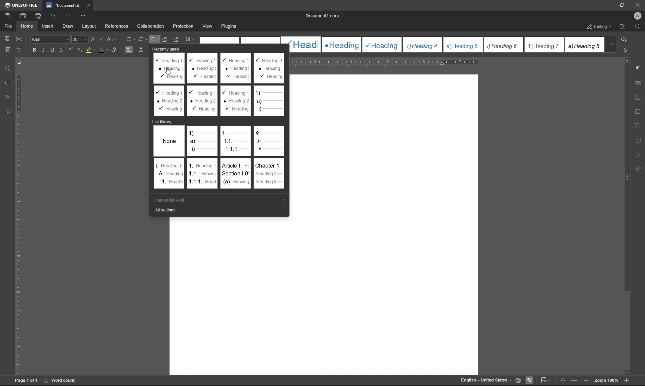 Image resolution: width=645 pixels, height=386 pixels. Describe the element at coordinates (229, 27) in the screenshot. I see `plugins` at that location.